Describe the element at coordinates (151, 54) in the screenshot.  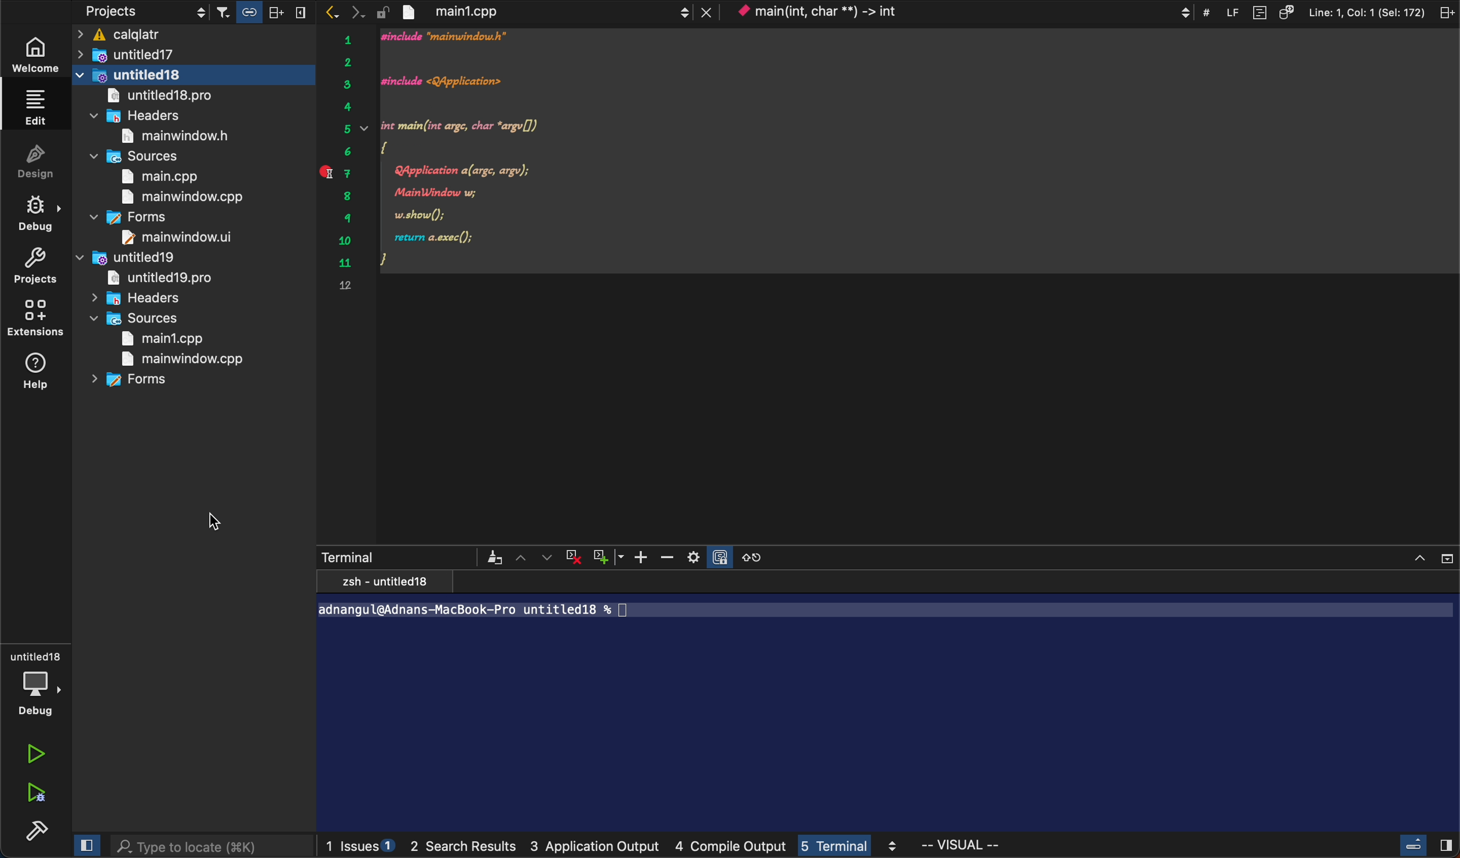
I see `untitled 17` at that location.